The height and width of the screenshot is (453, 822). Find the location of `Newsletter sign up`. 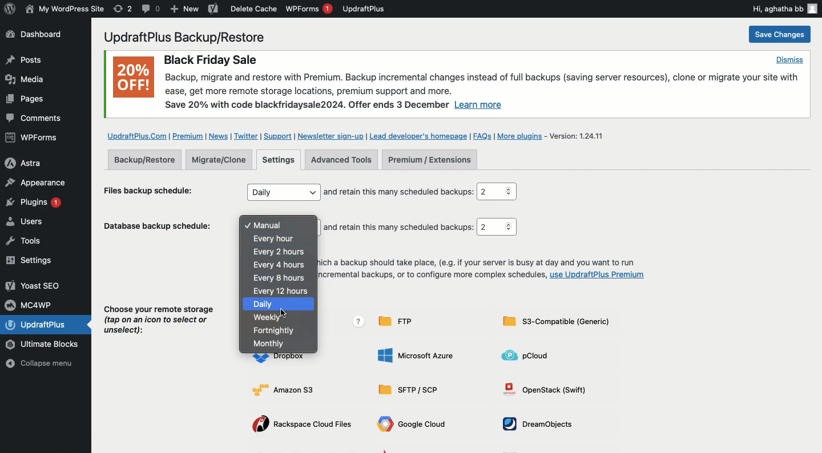

Newsletter sign up is located at coordinates (329, 136).